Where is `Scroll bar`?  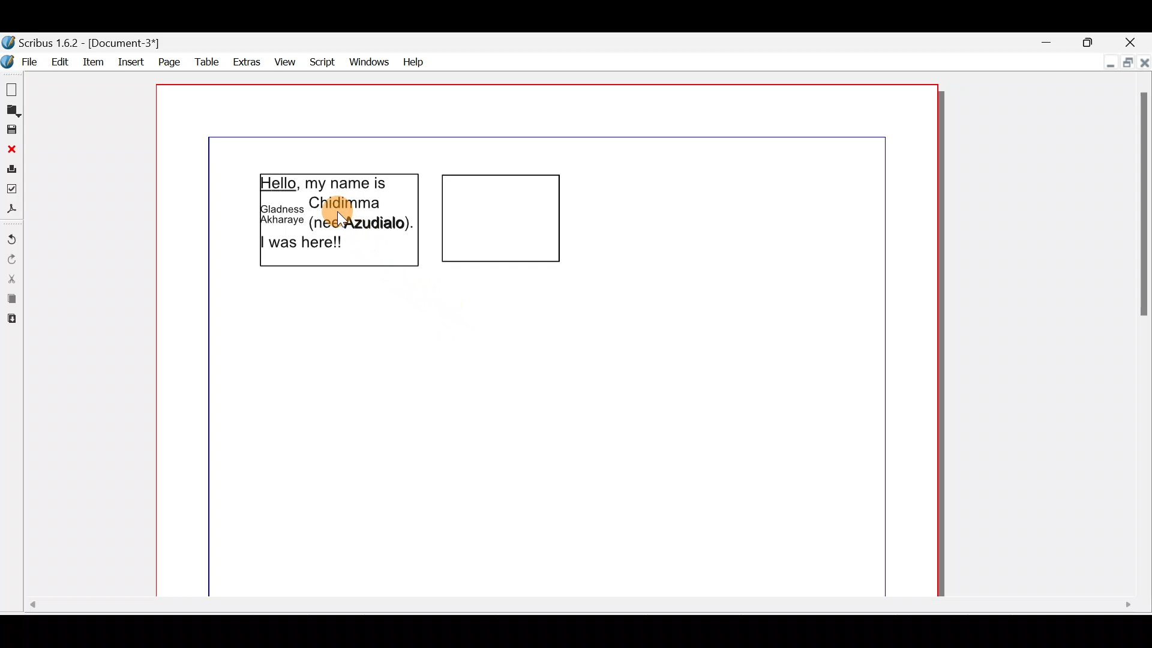
Scroll bar is located at coordinates (1141, 337).